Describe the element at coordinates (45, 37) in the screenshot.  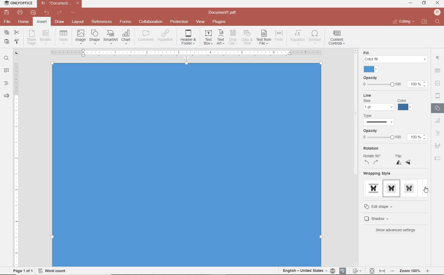
I see `INSERT PAGE OR SECTION BREAK` at that location.